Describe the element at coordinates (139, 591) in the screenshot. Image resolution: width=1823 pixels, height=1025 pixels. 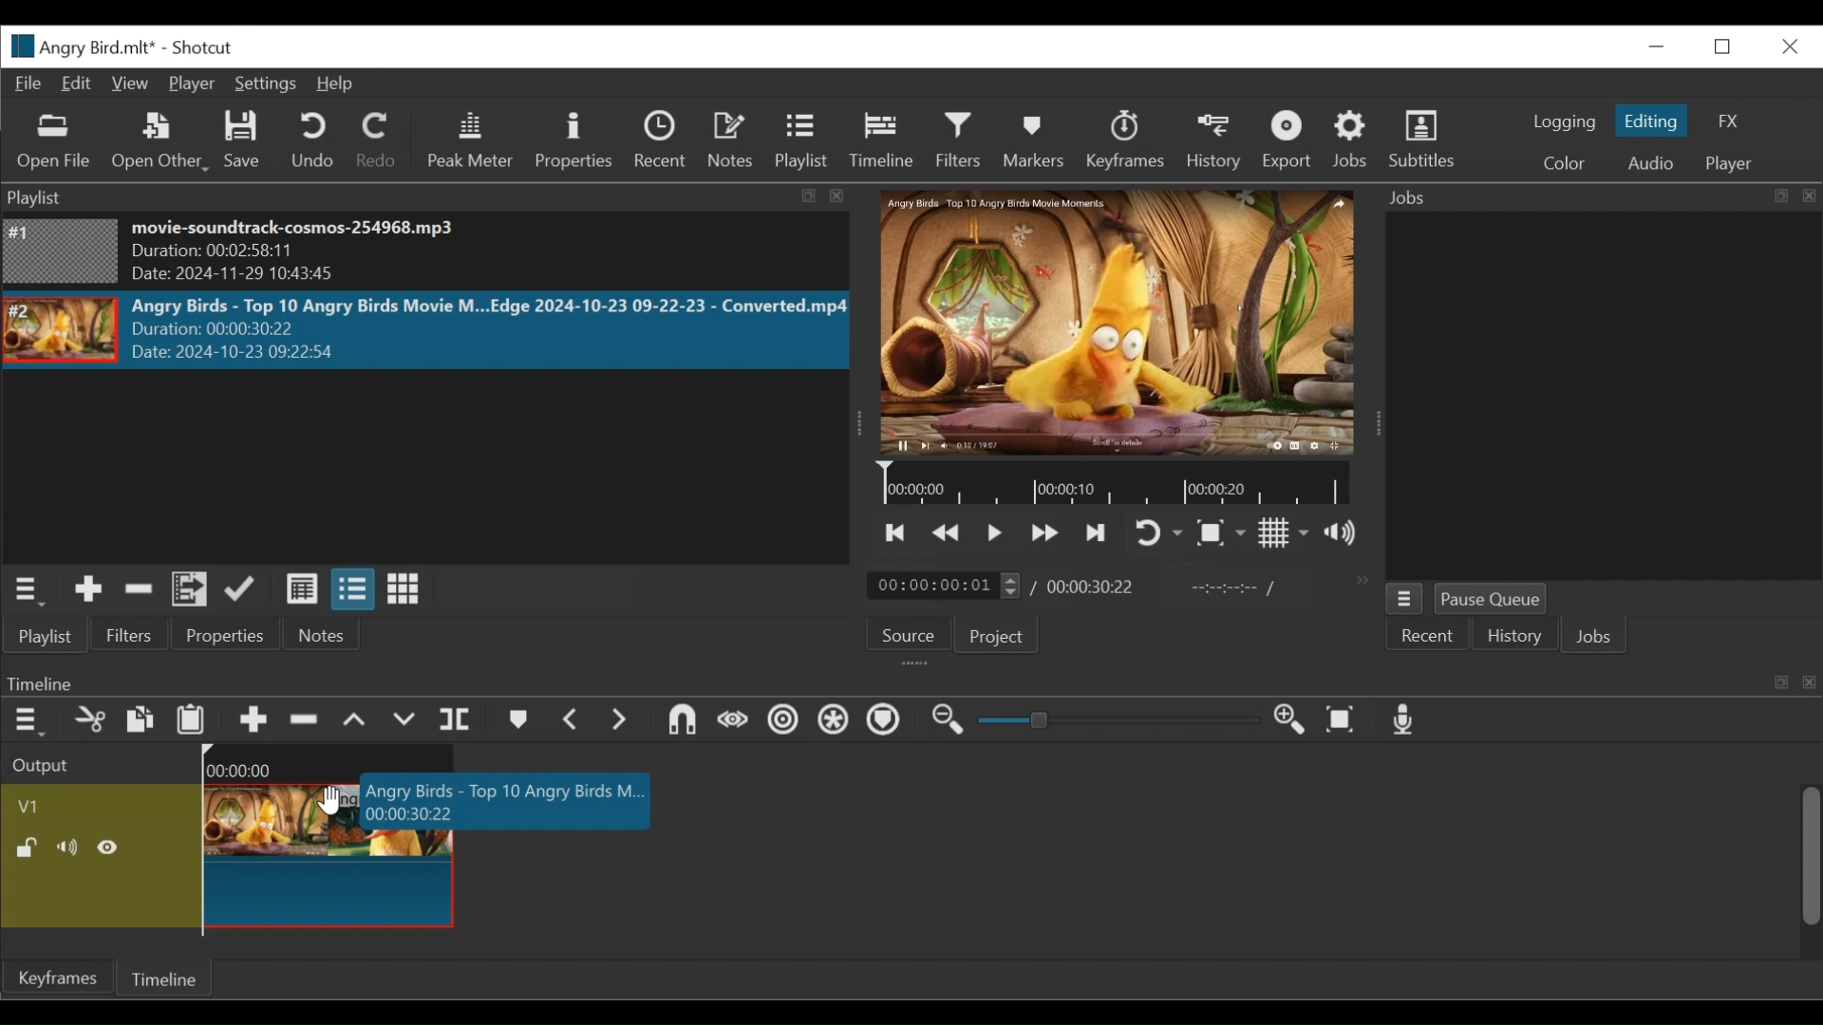
I see `Remove cut` at that location.